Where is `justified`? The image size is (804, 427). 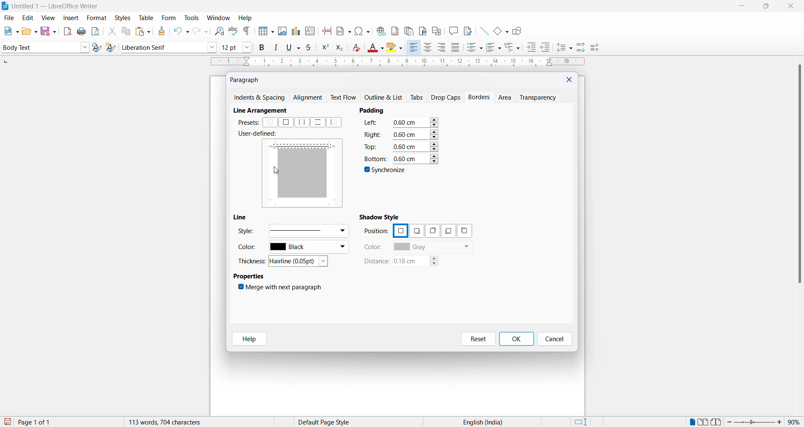
justified is located at coordinates (456, 48).